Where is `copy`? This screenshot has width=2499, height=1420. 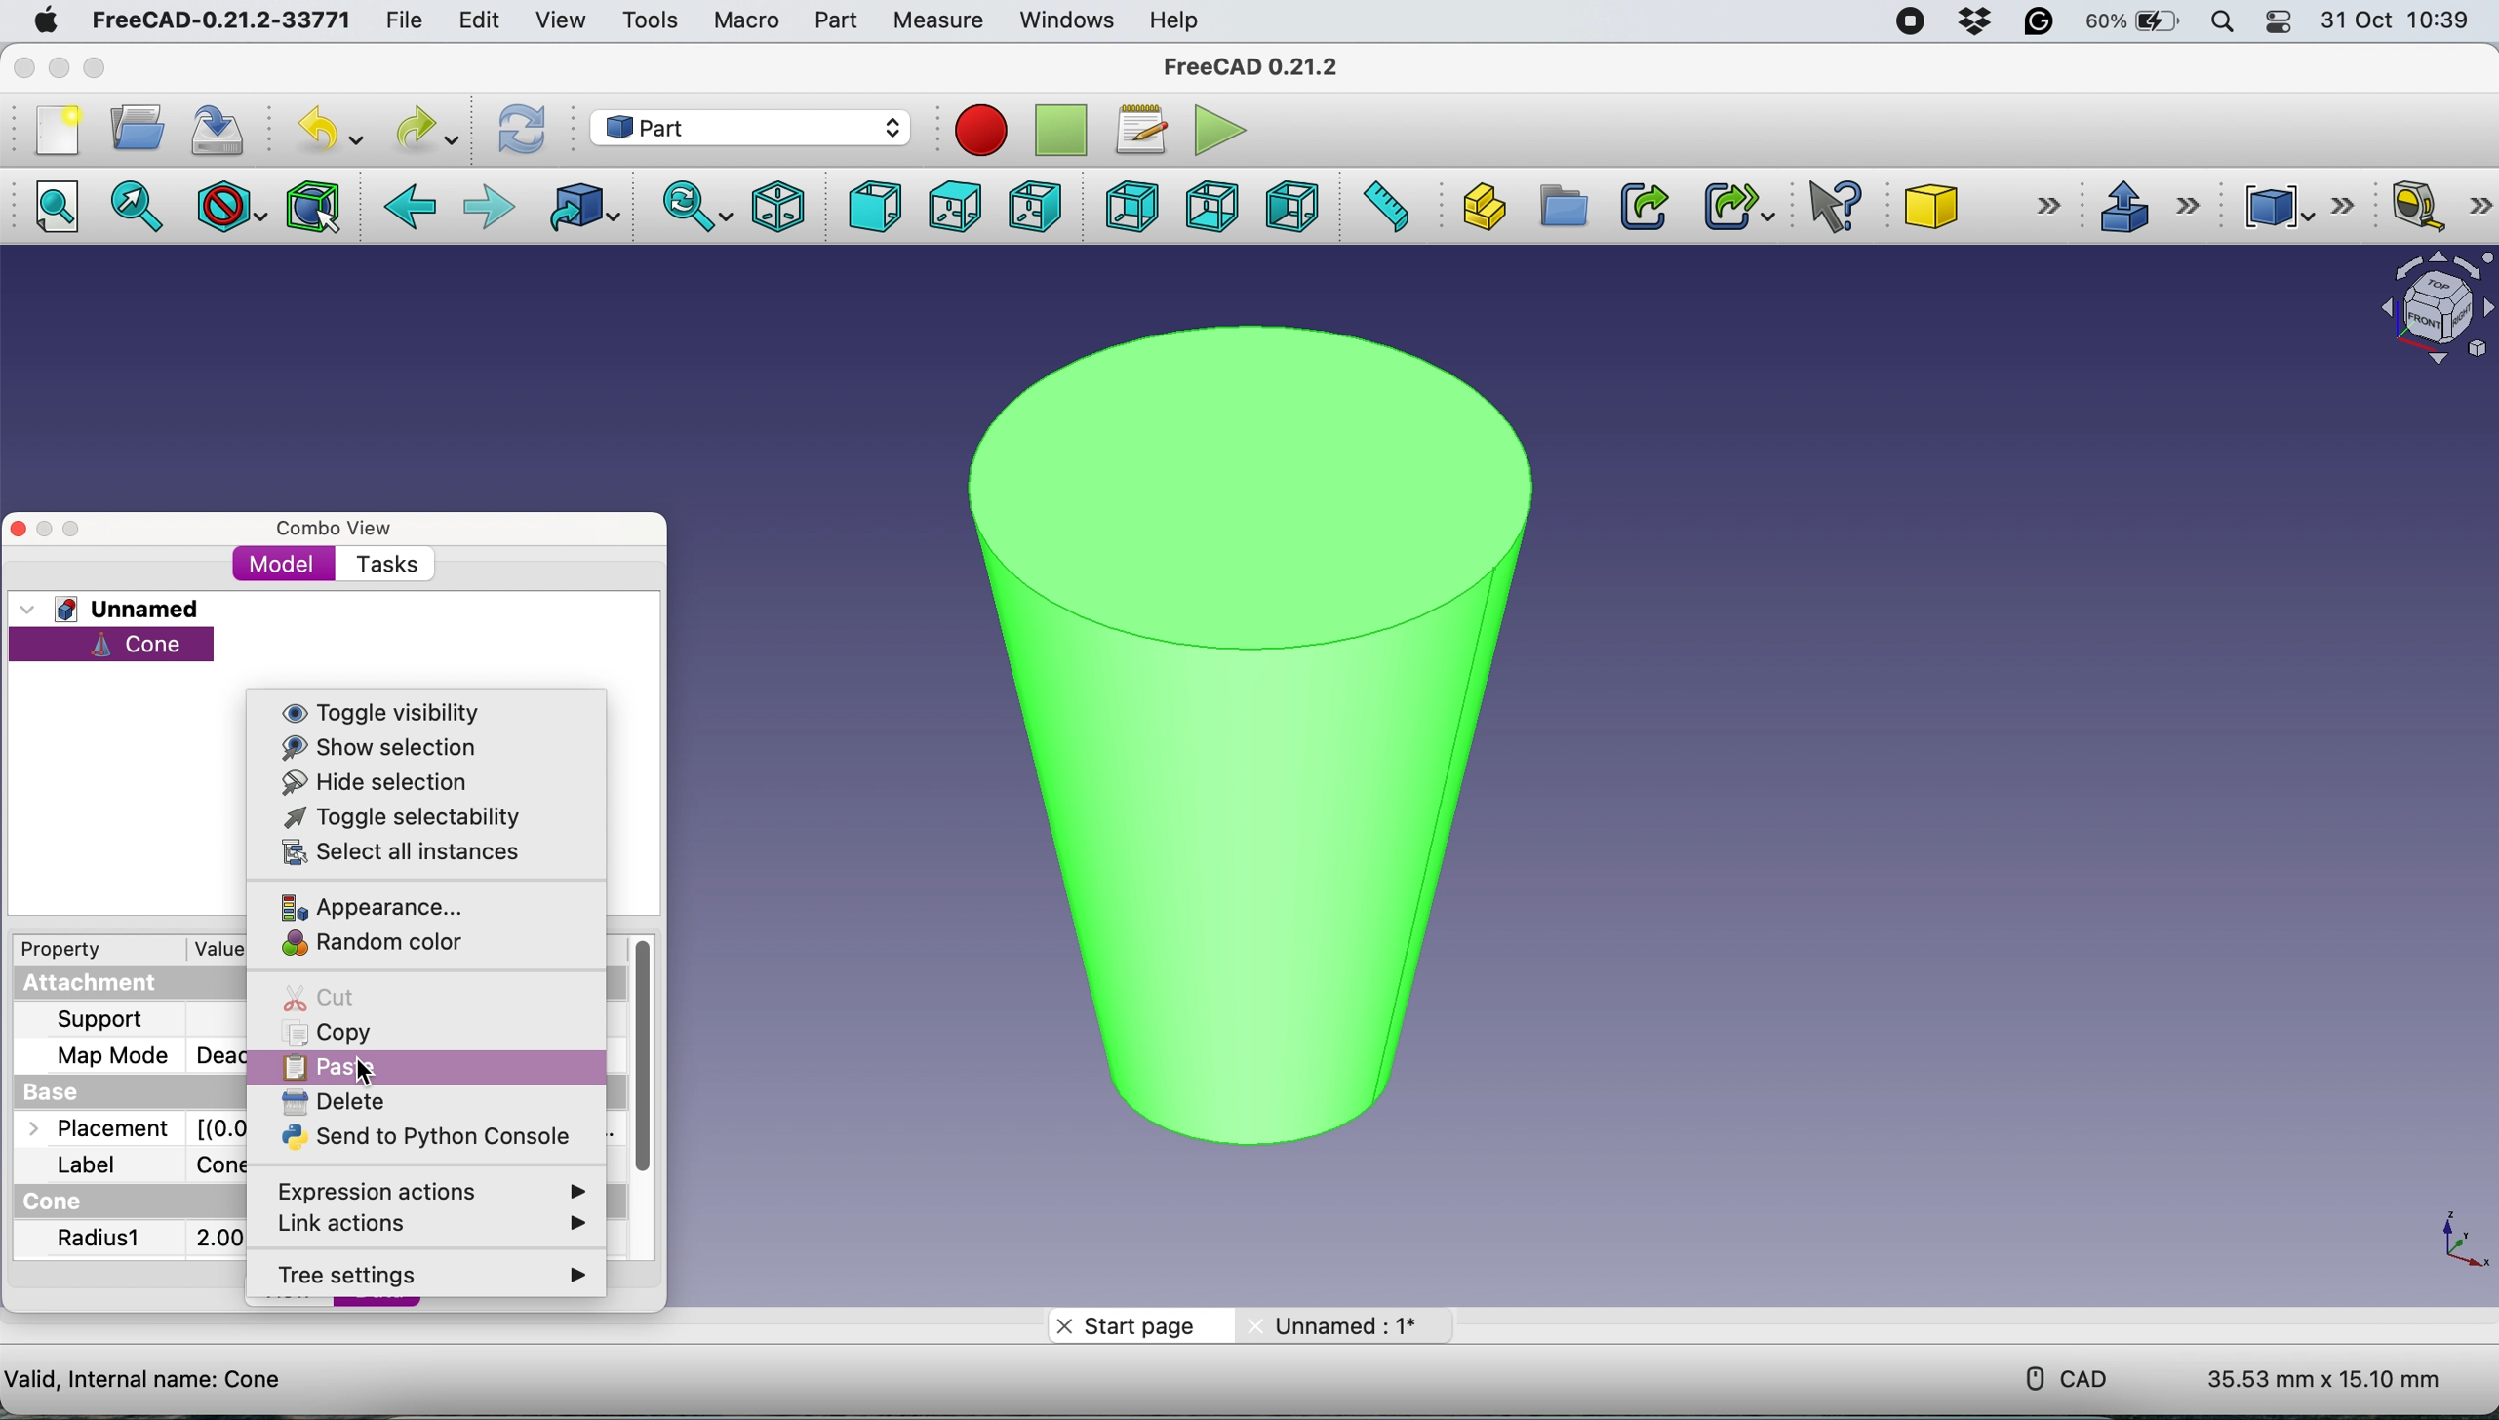 copy is located at coordinates (328, 1032).